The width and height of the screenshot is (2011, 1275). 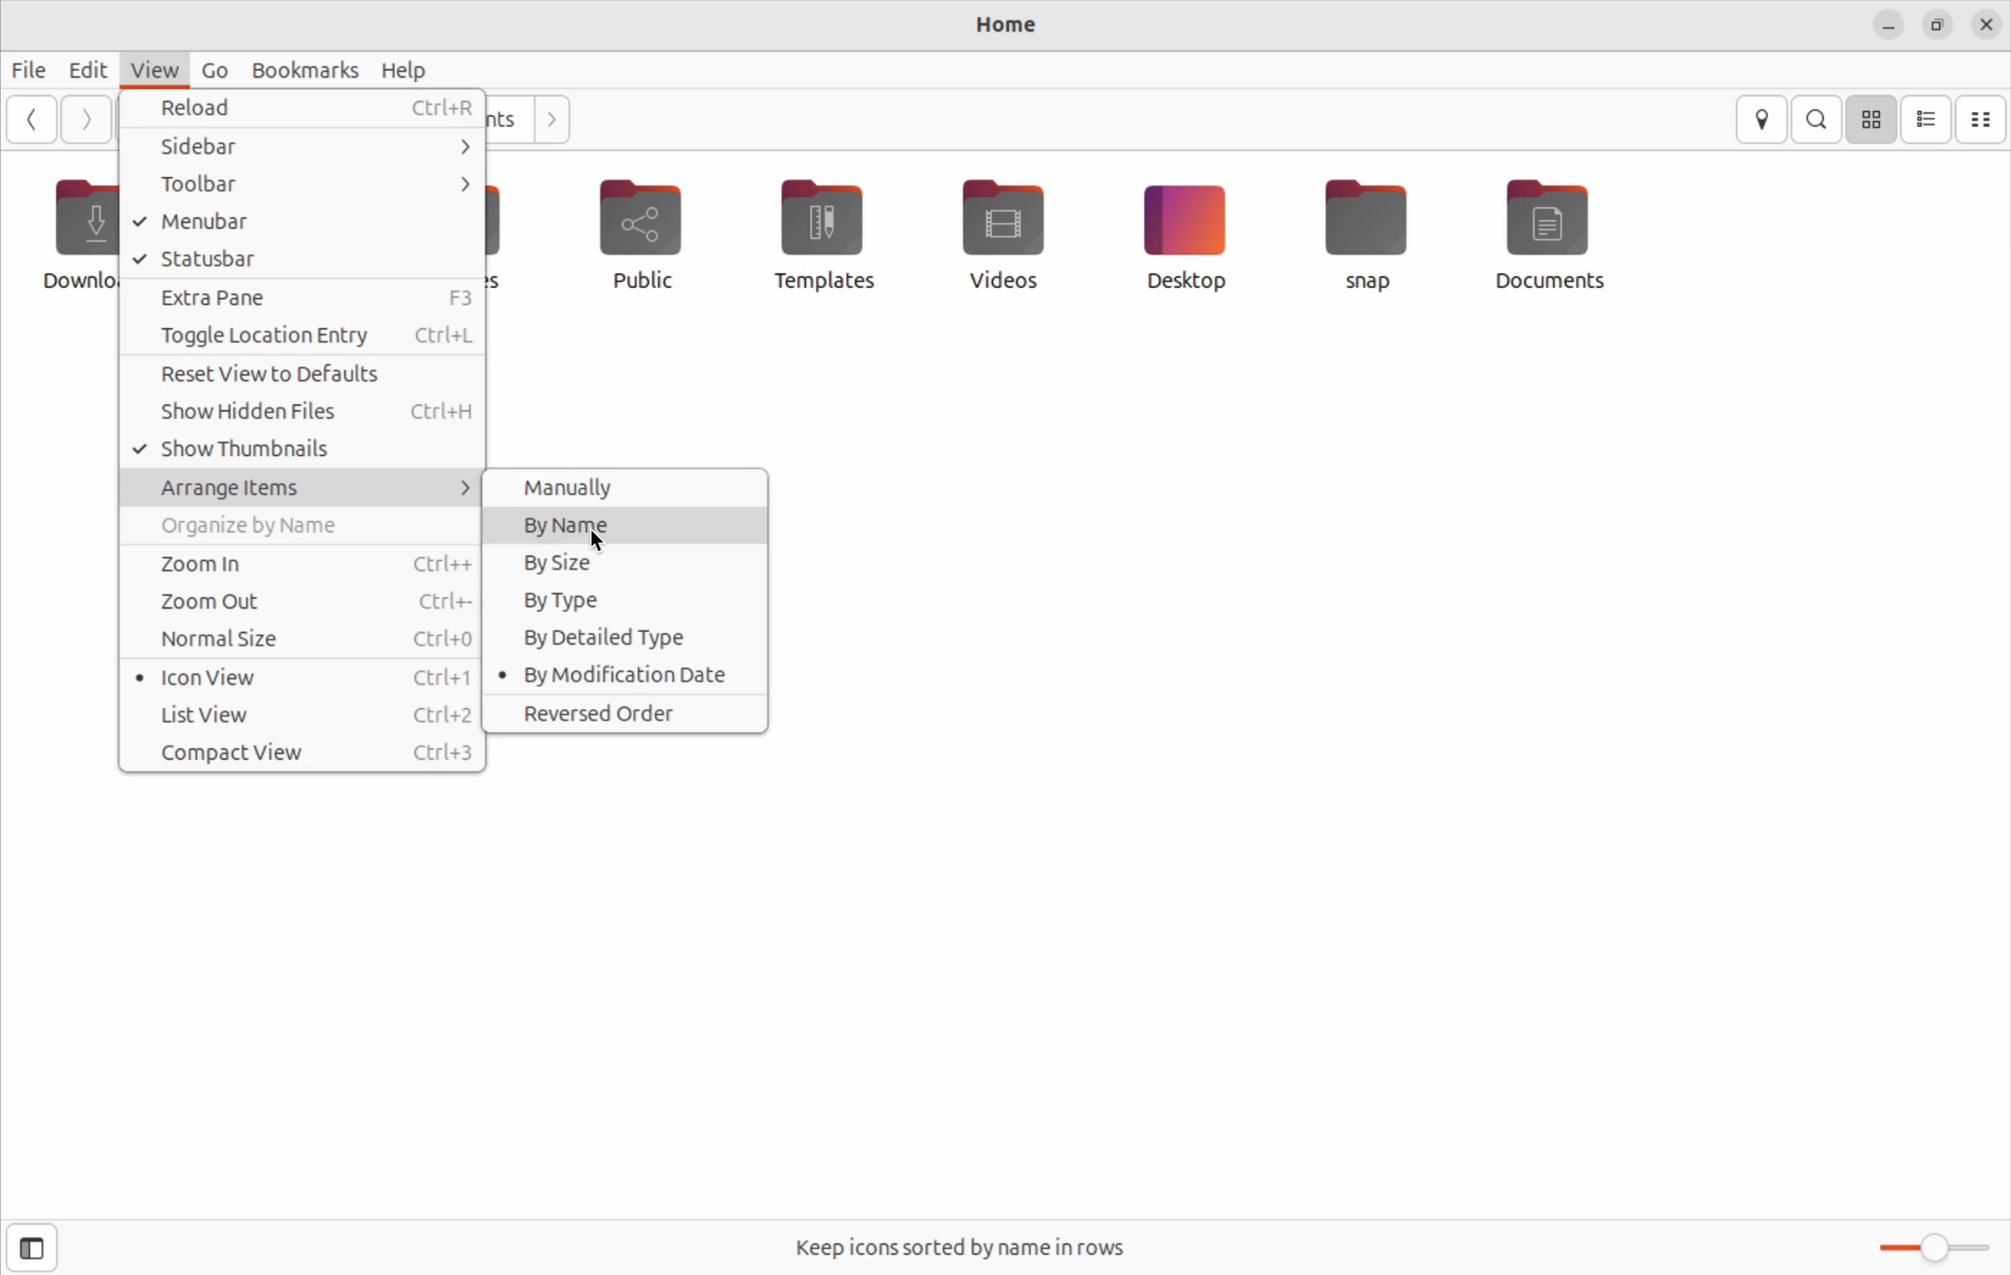 I want to click on zoom in, so click(x=303, y=564).